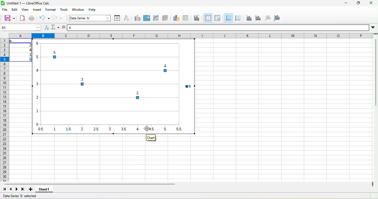 This screenshot has height=199, width=378. What do you see at coordinates (126, 18) in the screenshot?
I see `character` at bounding box center [126, 18].